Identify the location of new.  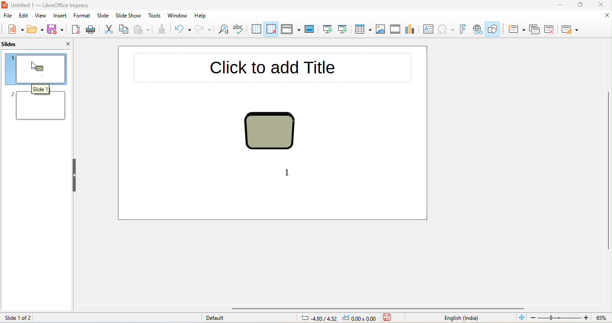
(14, 30).